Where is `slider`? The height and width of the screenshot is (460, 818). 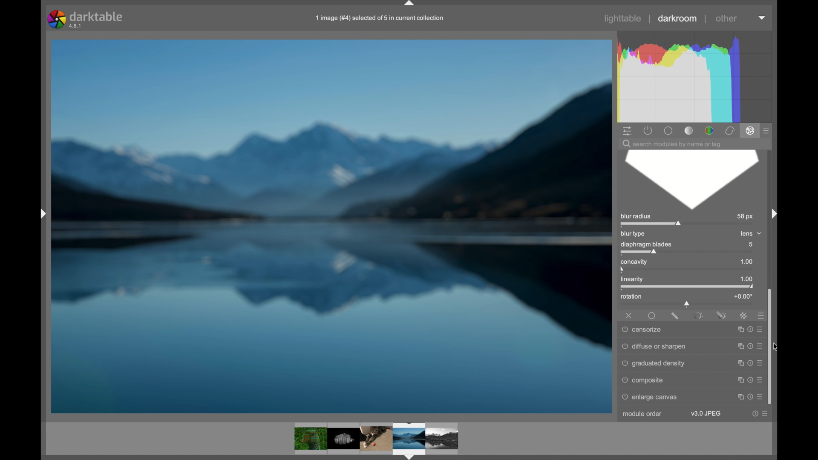
slider is located at coordinates (687, 304).